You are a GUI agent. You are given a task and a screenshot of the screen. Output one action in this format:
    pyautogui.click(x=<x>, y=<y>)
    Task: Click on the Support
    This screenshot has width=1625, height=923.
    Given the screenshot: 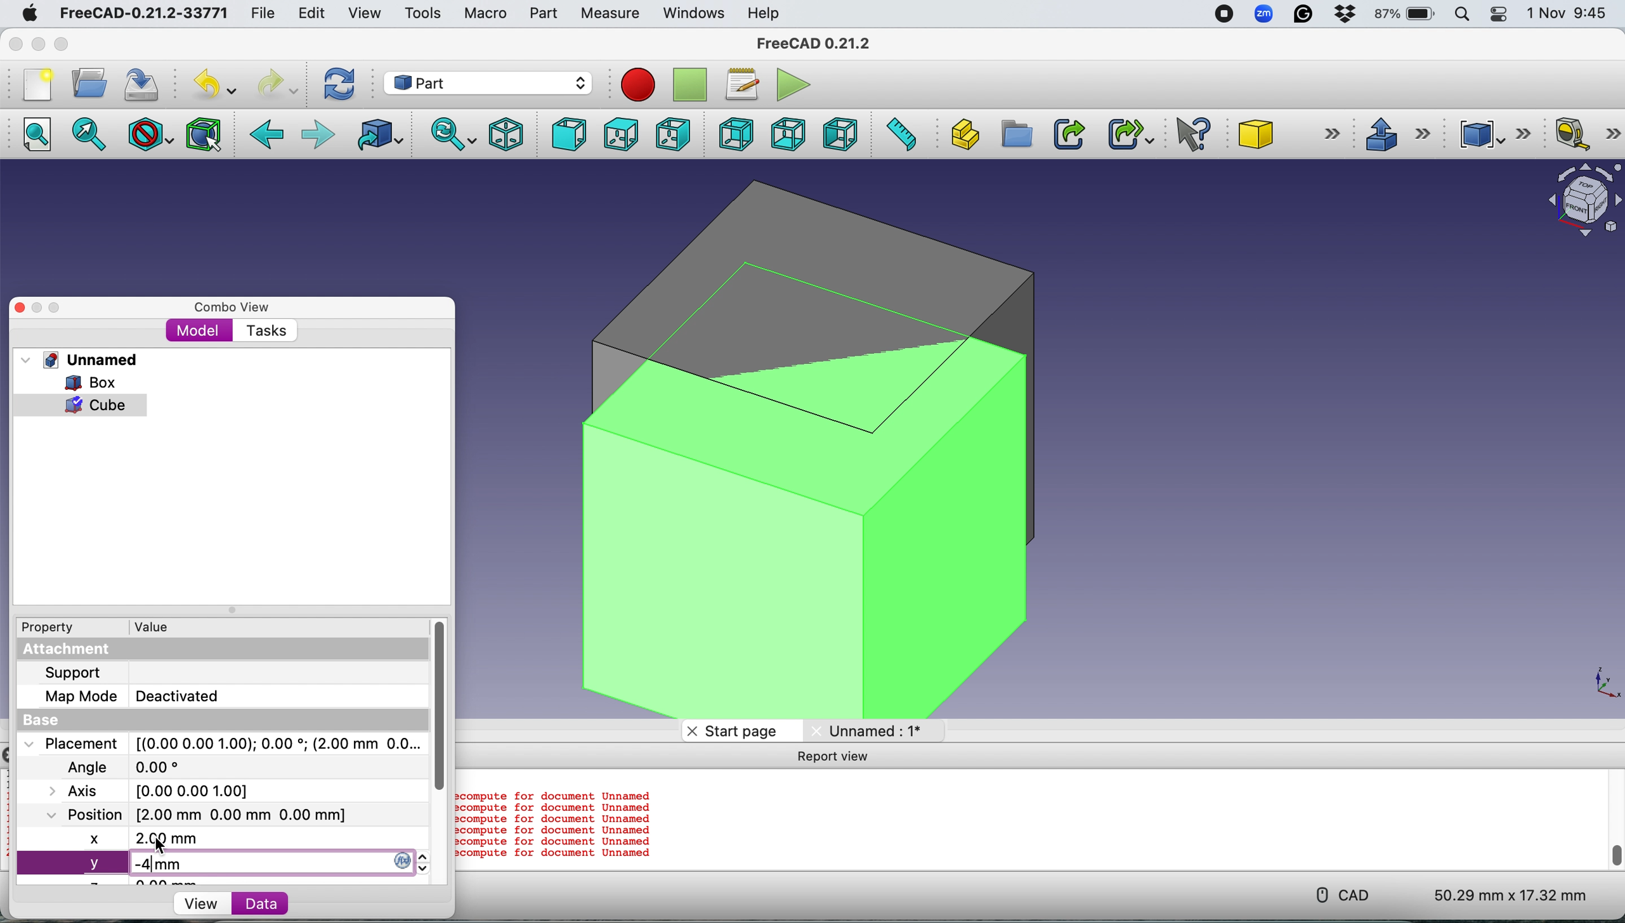 What is the action you would take?
    pyautogui.click(x=72, y=671)
    